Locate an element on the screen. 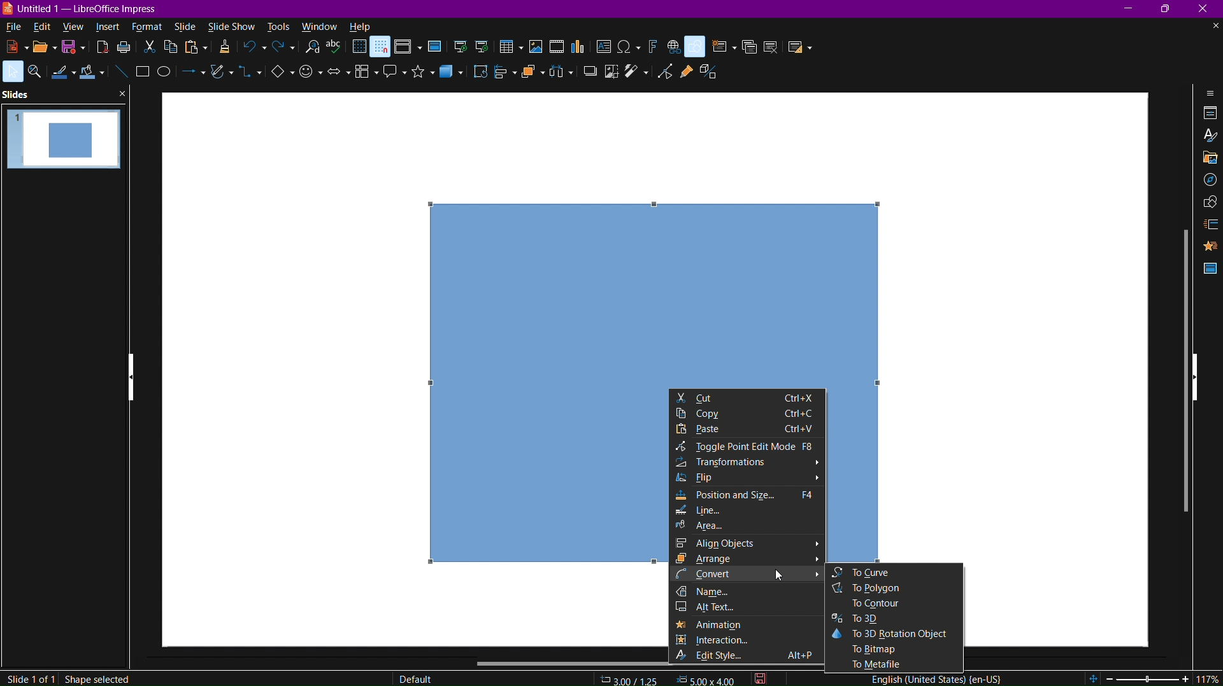 The width and height of the screenshot is (1223, 686). Insert Graph is located at coordinates (579, 48).